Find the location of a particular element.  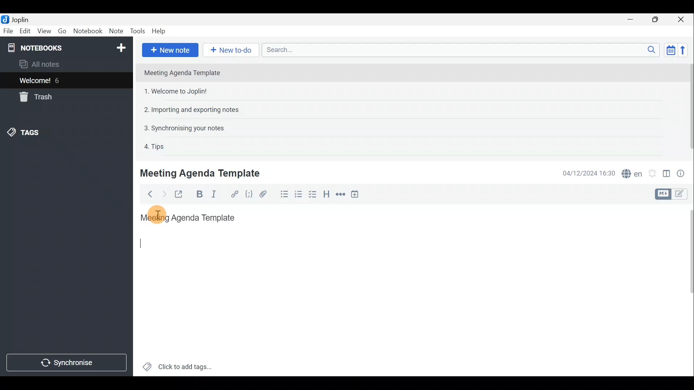

Horizontal rule is located at coordinates (340, 195).